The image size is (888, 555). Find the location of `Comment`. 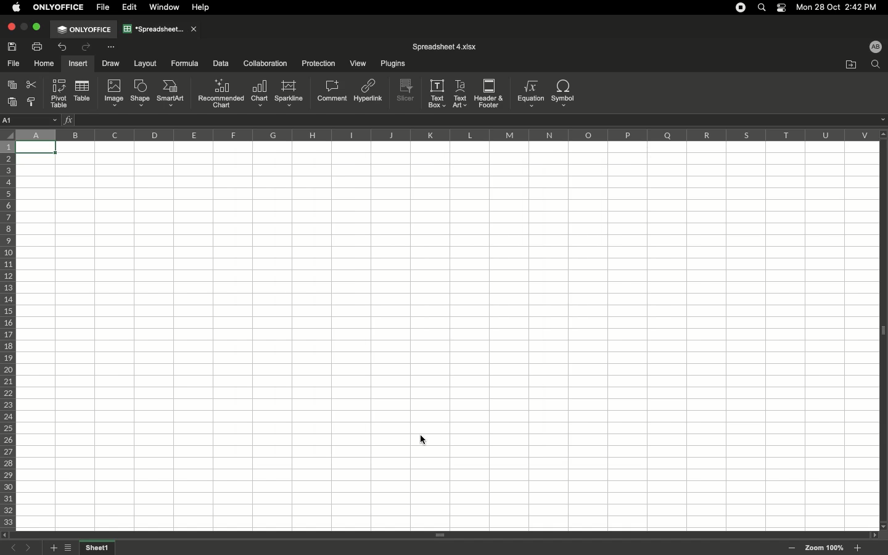

Comment is located at coordinates (333, 92).